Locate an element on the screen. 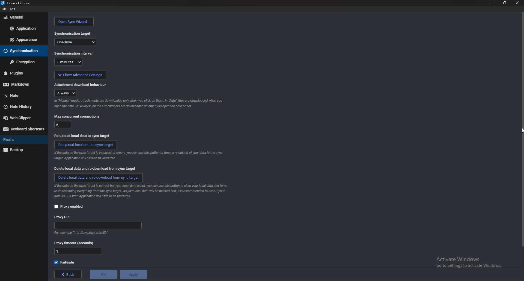  max concurrent connections is located at coordinates (63, 125).